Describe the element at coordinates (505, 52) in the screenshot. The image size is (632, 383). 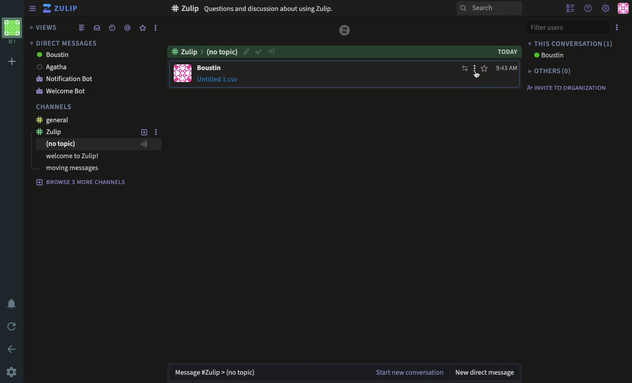
I see `today` at that location.